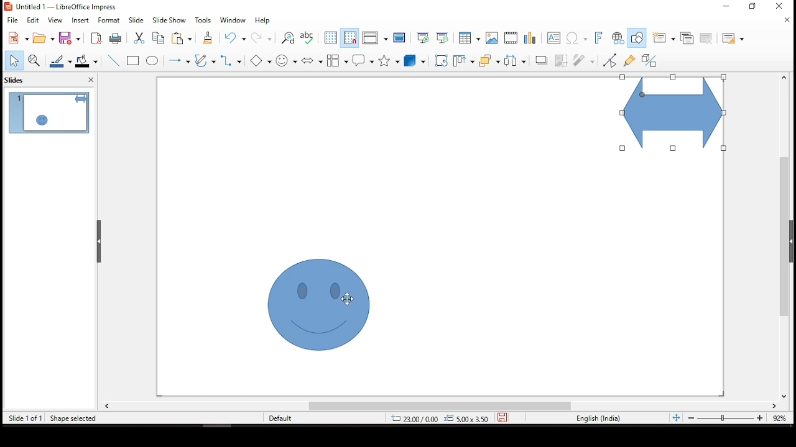  Describe the element at coordinates (56, 20) in the screenshot. I see `view` at that location.